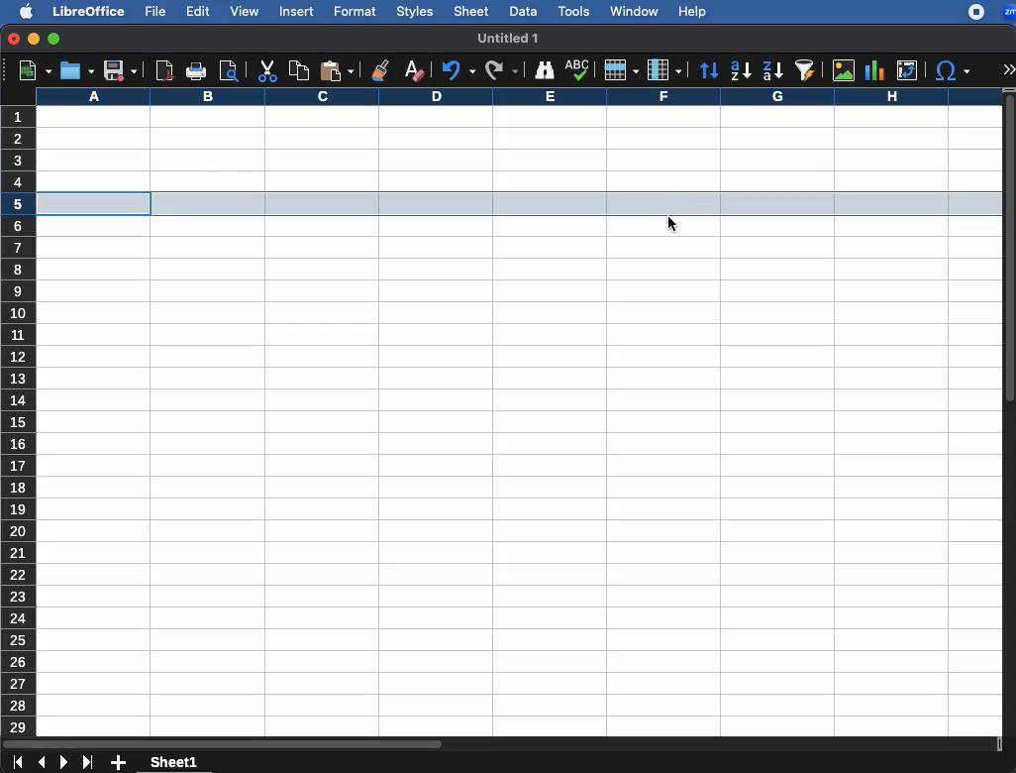  Describe the element at coordinates (173, 764) in the screenshot. I see `sheet1` at that location.